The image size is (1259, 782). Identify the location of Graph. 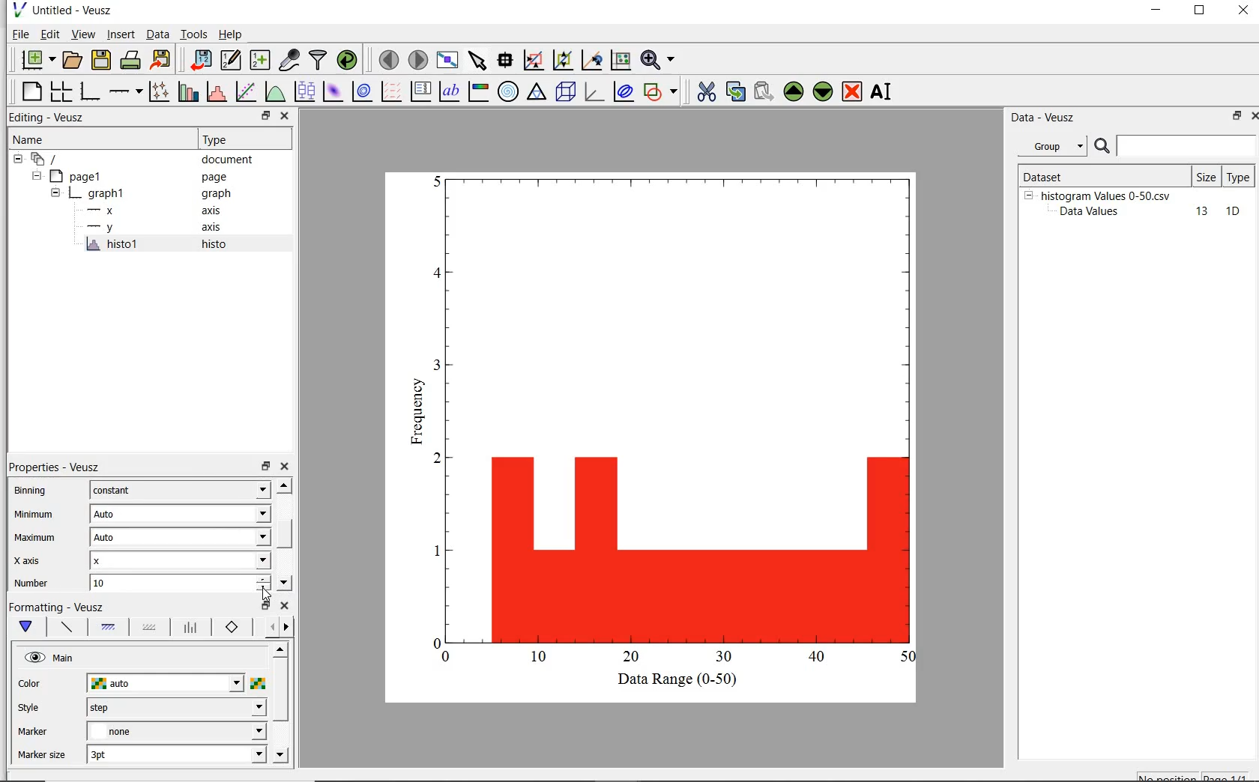
(674, 418).